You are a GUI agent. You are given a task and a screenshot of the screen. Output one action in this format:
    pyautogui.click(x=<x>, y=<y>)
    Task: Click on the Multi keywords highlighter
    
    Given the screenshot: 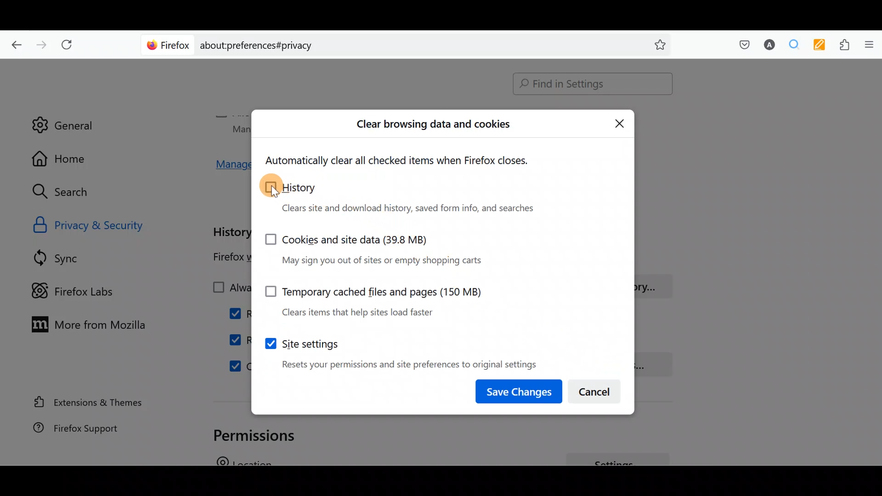 What is the action you would take?
    pyautogui.click(x=817, y=46)
    